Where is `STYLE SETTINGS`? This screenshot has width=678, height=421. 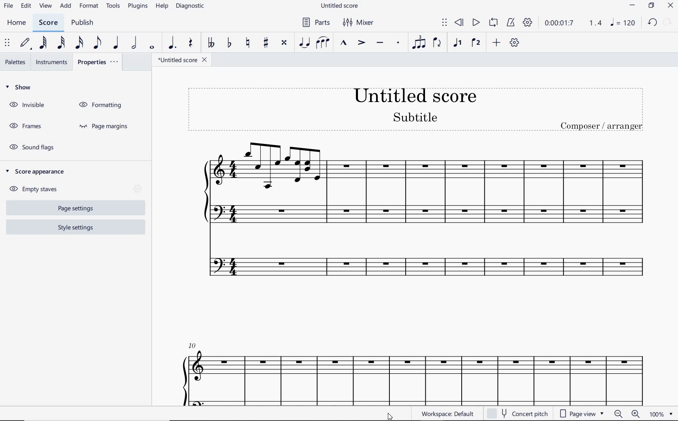
STYLE SETTINGS is located at coordinates (75, 227).